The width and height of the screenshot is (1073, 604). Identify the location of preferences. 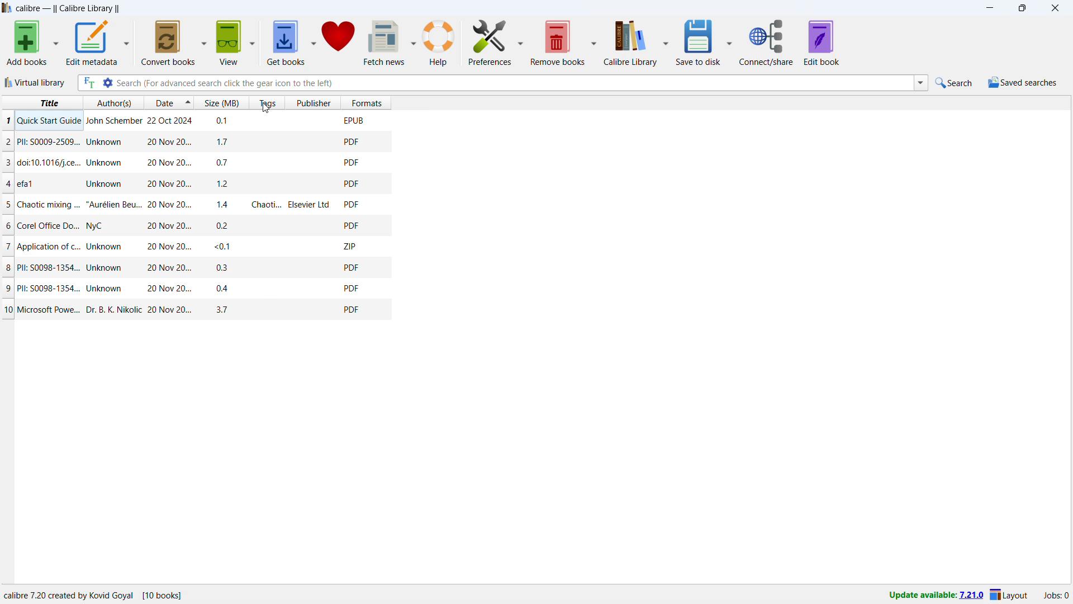
(521, 43).